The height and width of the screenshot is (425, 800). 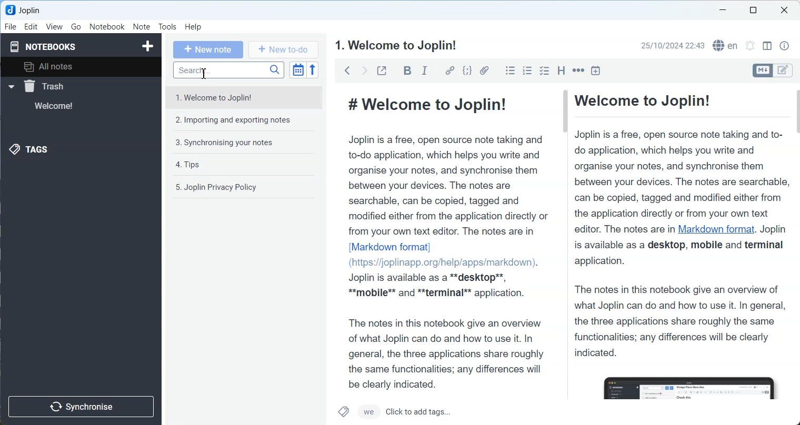 What do you see at coordinates (9, 11) in the screenshot?
I see `joplin logo` at bounding box center [9, 11].